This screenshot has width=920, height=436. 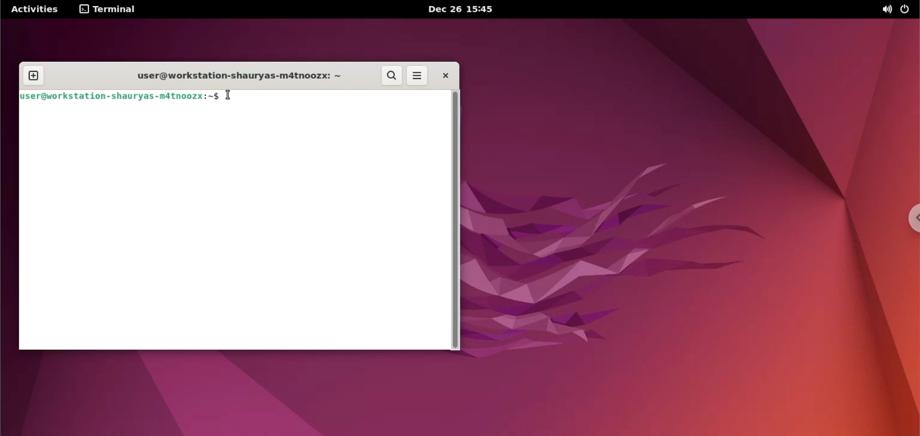 I want to click on search , so click(x=390, y=76).